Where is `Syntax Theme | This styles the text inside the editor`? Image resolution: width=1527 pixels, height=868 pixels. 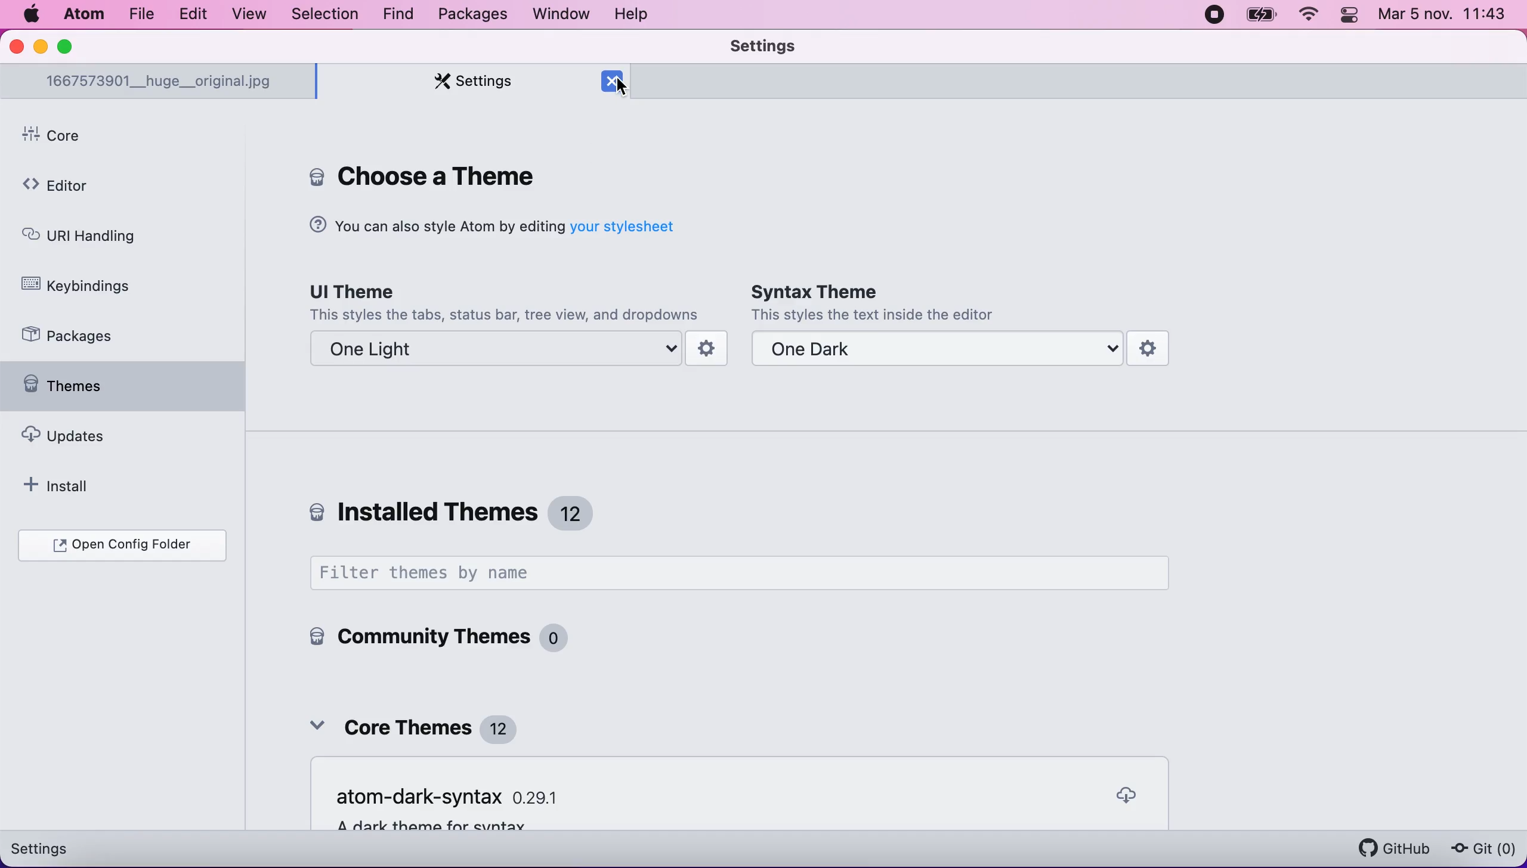 Syntax Theme | This styles the text inside the editor is located at coordinates (871, 302).